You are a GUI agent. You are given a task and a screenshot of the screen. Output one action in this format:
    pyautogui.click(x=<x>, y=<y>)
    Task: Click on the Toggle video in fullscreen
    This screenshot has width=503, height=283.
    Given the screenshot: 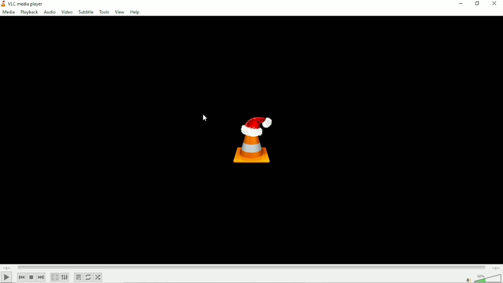 What is the action you would take?
    pyautogui.click(x=55, y=277)
    